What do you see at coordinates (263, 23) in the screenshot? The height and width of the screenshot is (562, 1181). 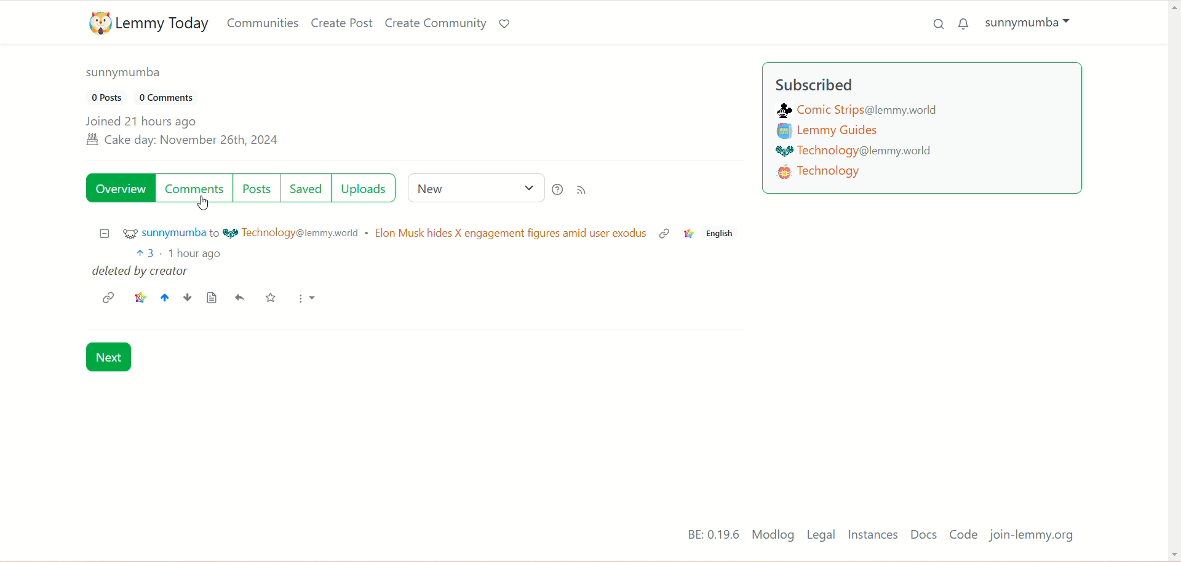 I see `communities` at bounding box center [263, 23].